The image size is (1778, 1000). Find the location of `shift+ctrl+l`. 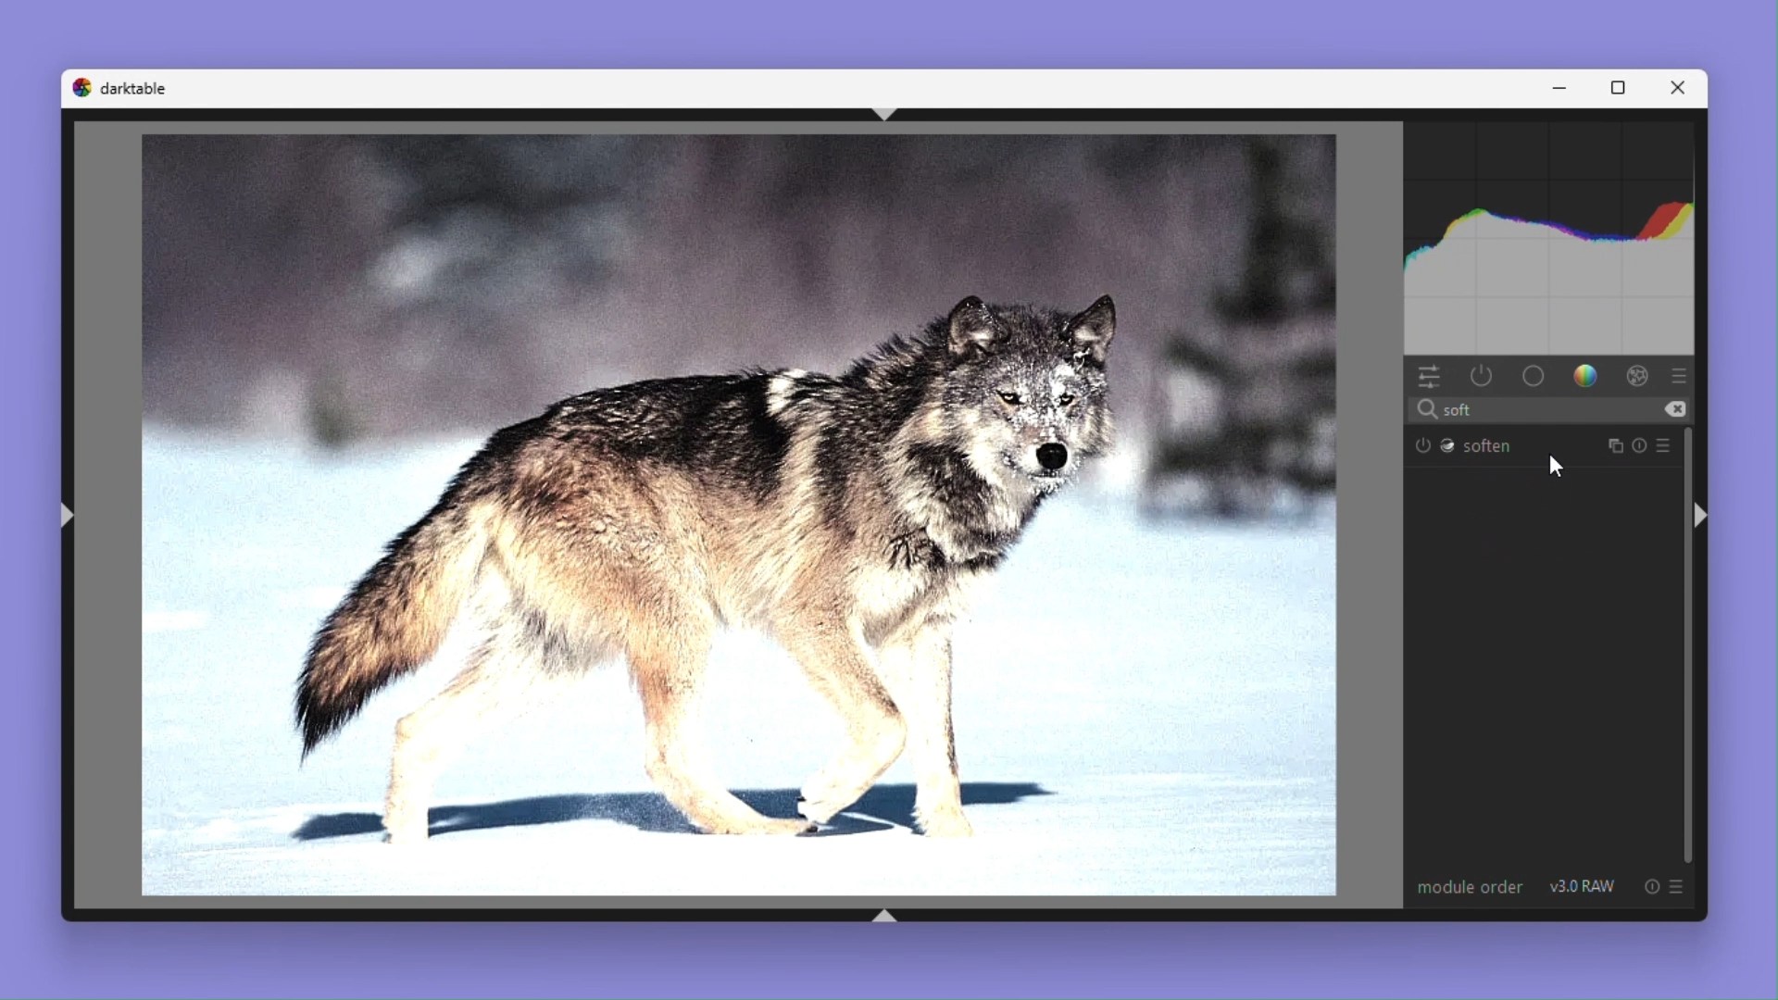

shift+ctrl+l is located at coordinates (69, 514).